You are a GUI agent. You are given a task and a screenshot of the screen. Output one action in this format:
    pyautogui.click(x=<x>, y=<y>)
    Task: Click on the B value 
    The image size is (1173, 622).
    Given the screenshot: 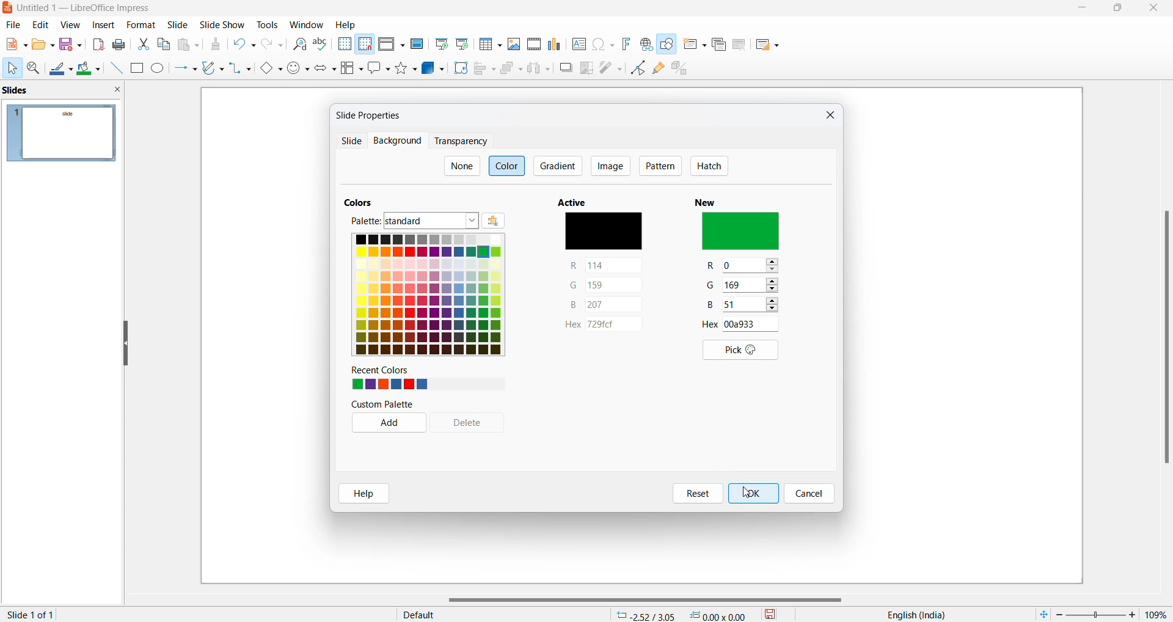 What is the action you would take?
    pyautogui.click(x=742, y=306)
    